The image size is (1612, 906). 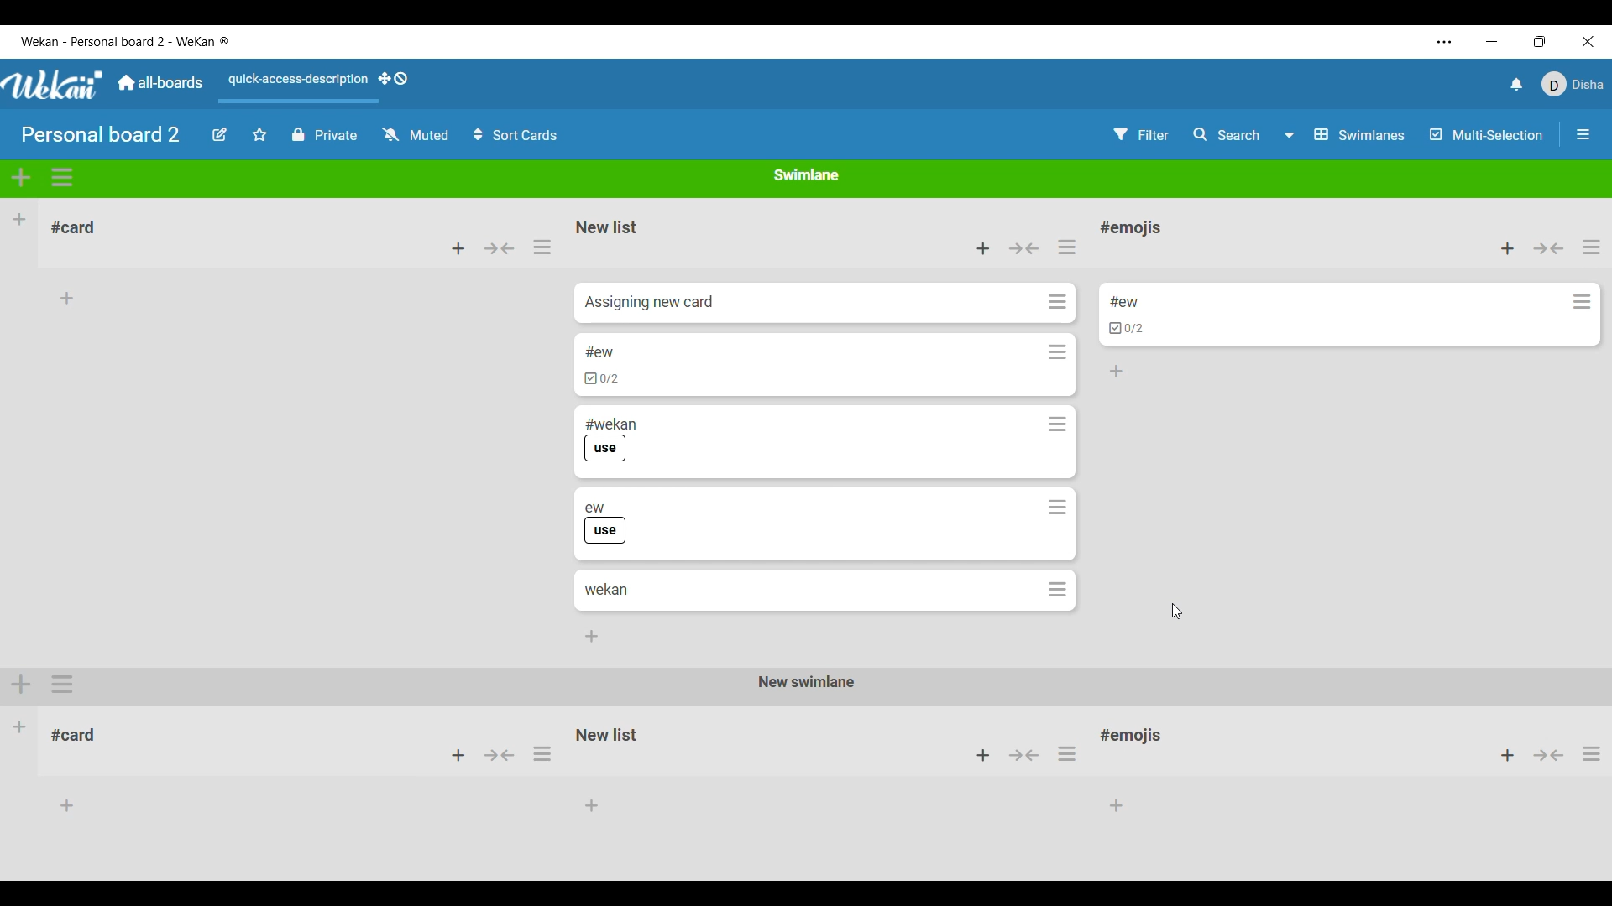 What do you see at coordinates (19, 220) in the screenshot?
I see `Add list` at bounding box center [19, 220].